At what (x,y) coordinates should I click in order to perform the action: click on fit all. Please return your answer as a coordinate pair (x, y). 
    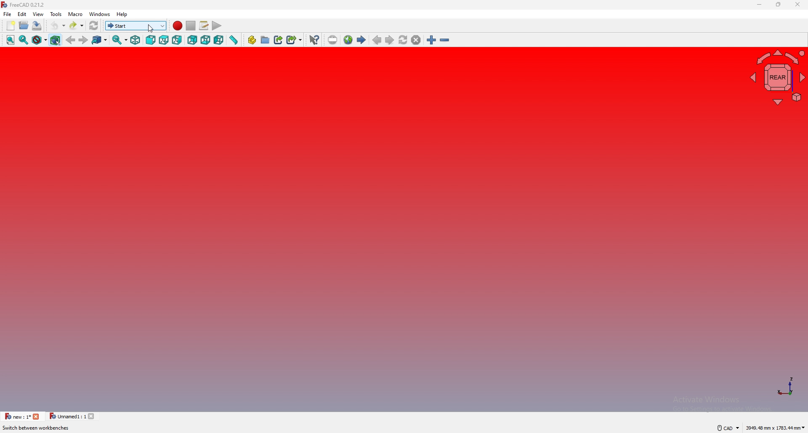
    Looking at the image, I should click on (10, 40).